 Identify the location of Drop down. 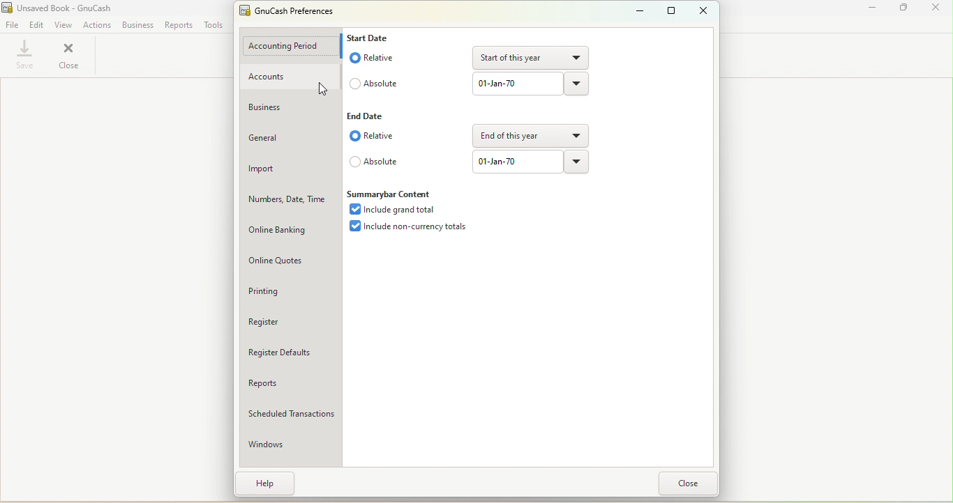
(578, 135).